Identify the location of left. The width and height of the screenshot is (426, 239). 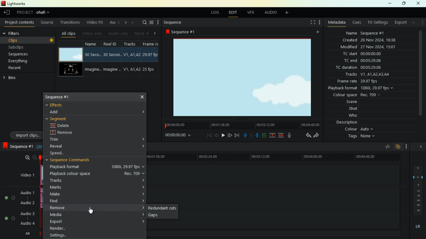
(149, 33).